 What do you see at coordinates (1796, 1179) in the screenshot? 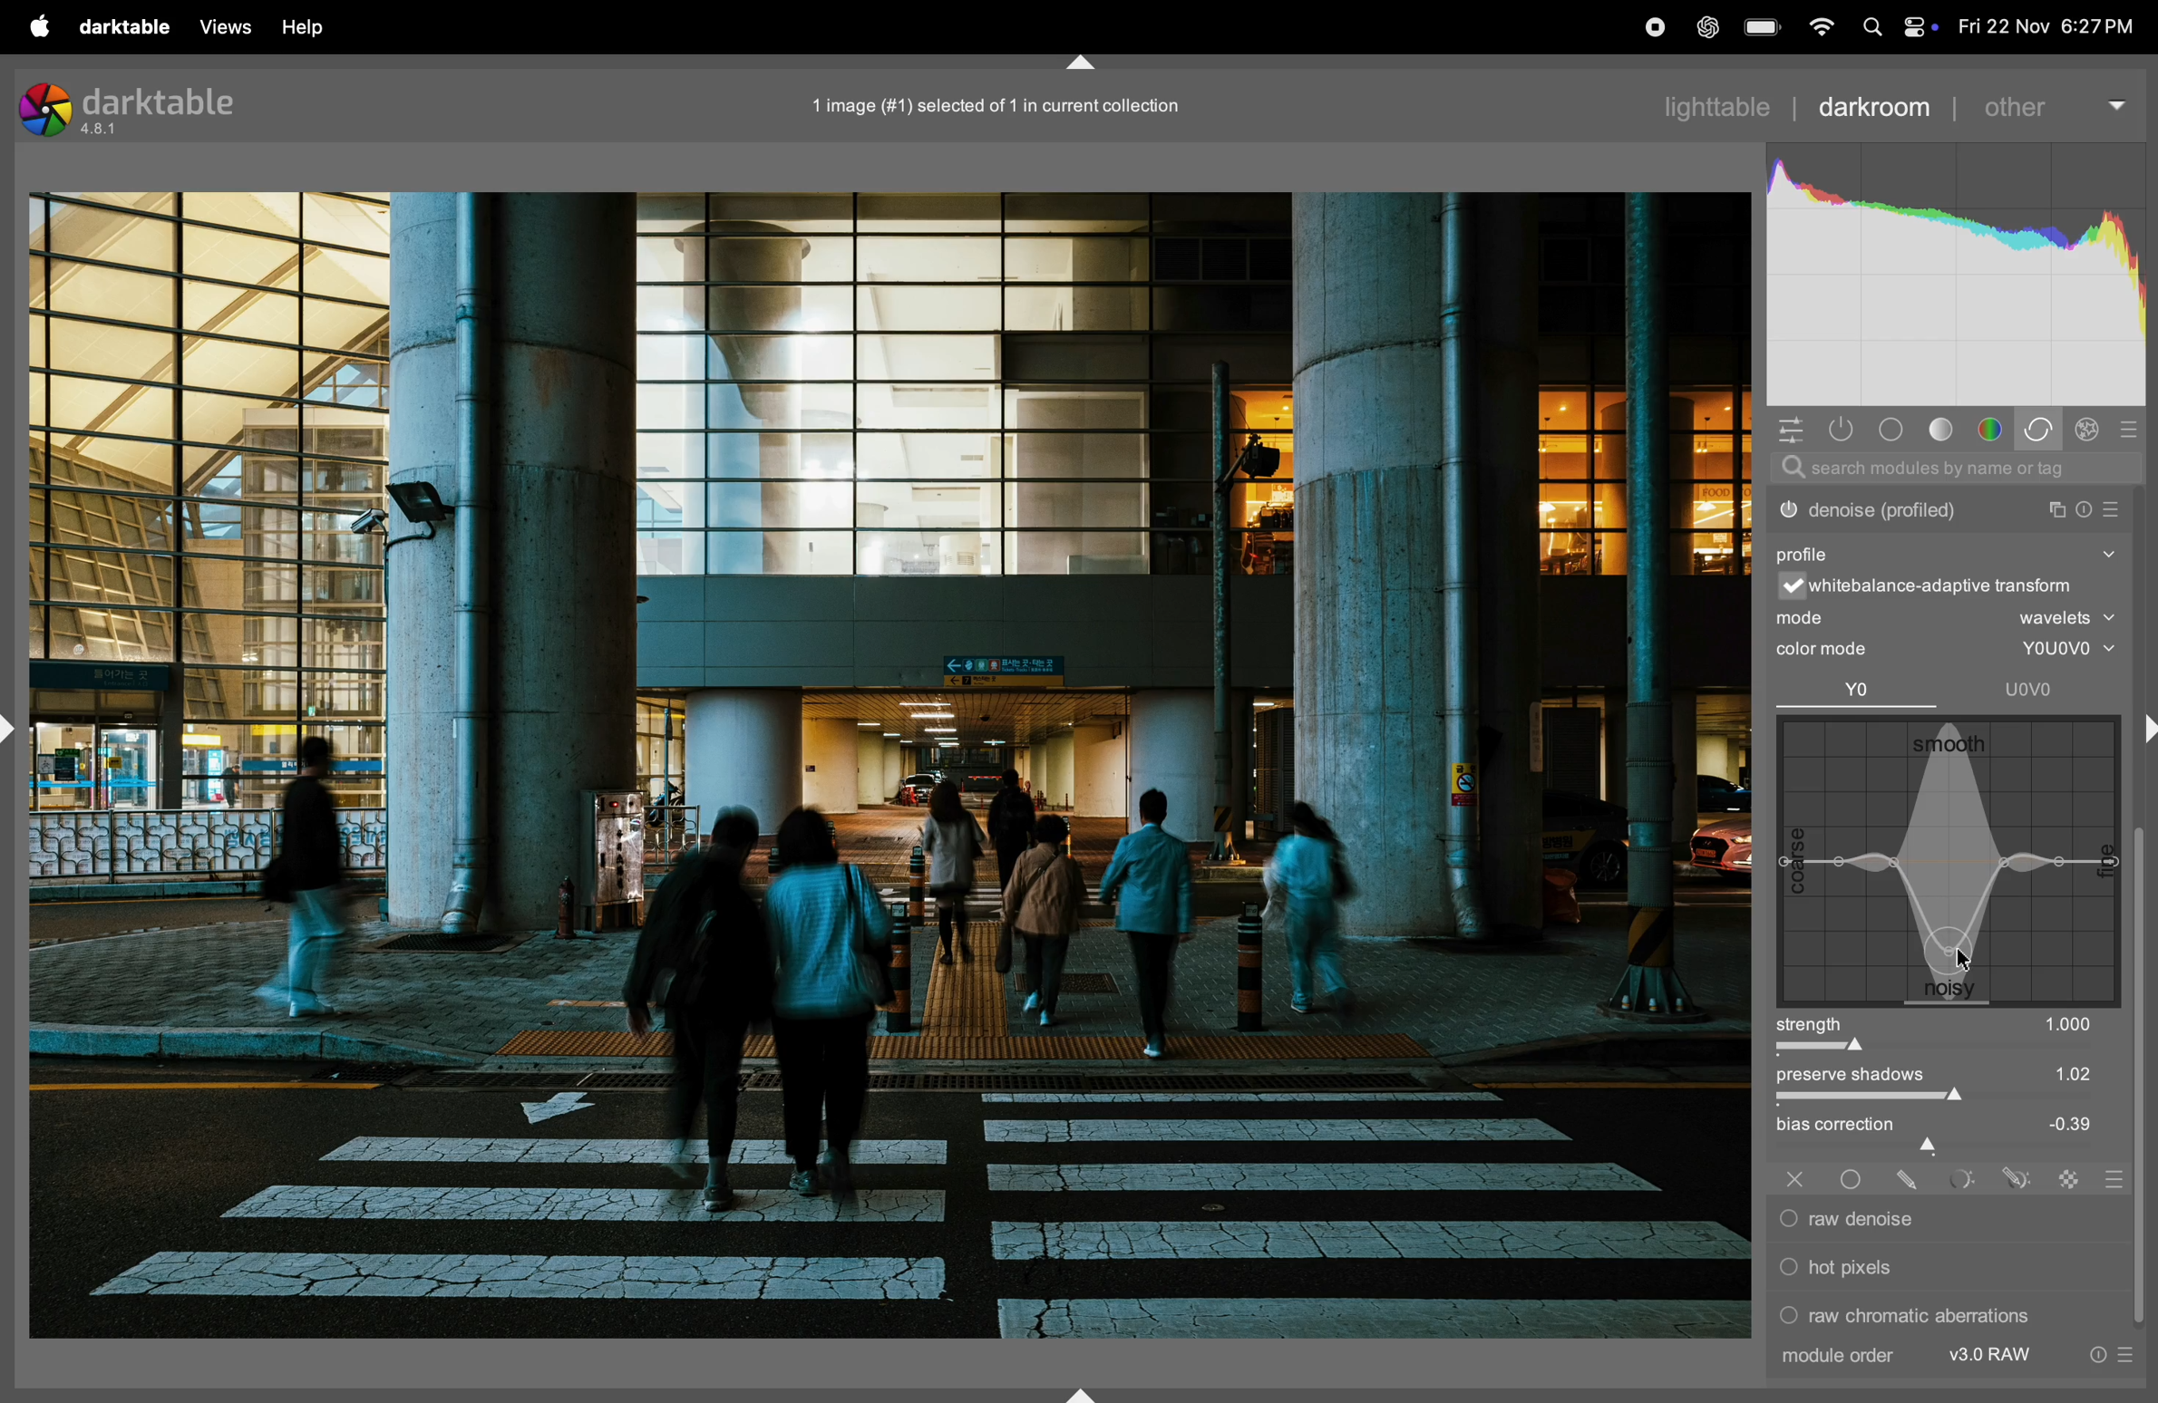
I see `off` at bounding box center [1796, 1179].